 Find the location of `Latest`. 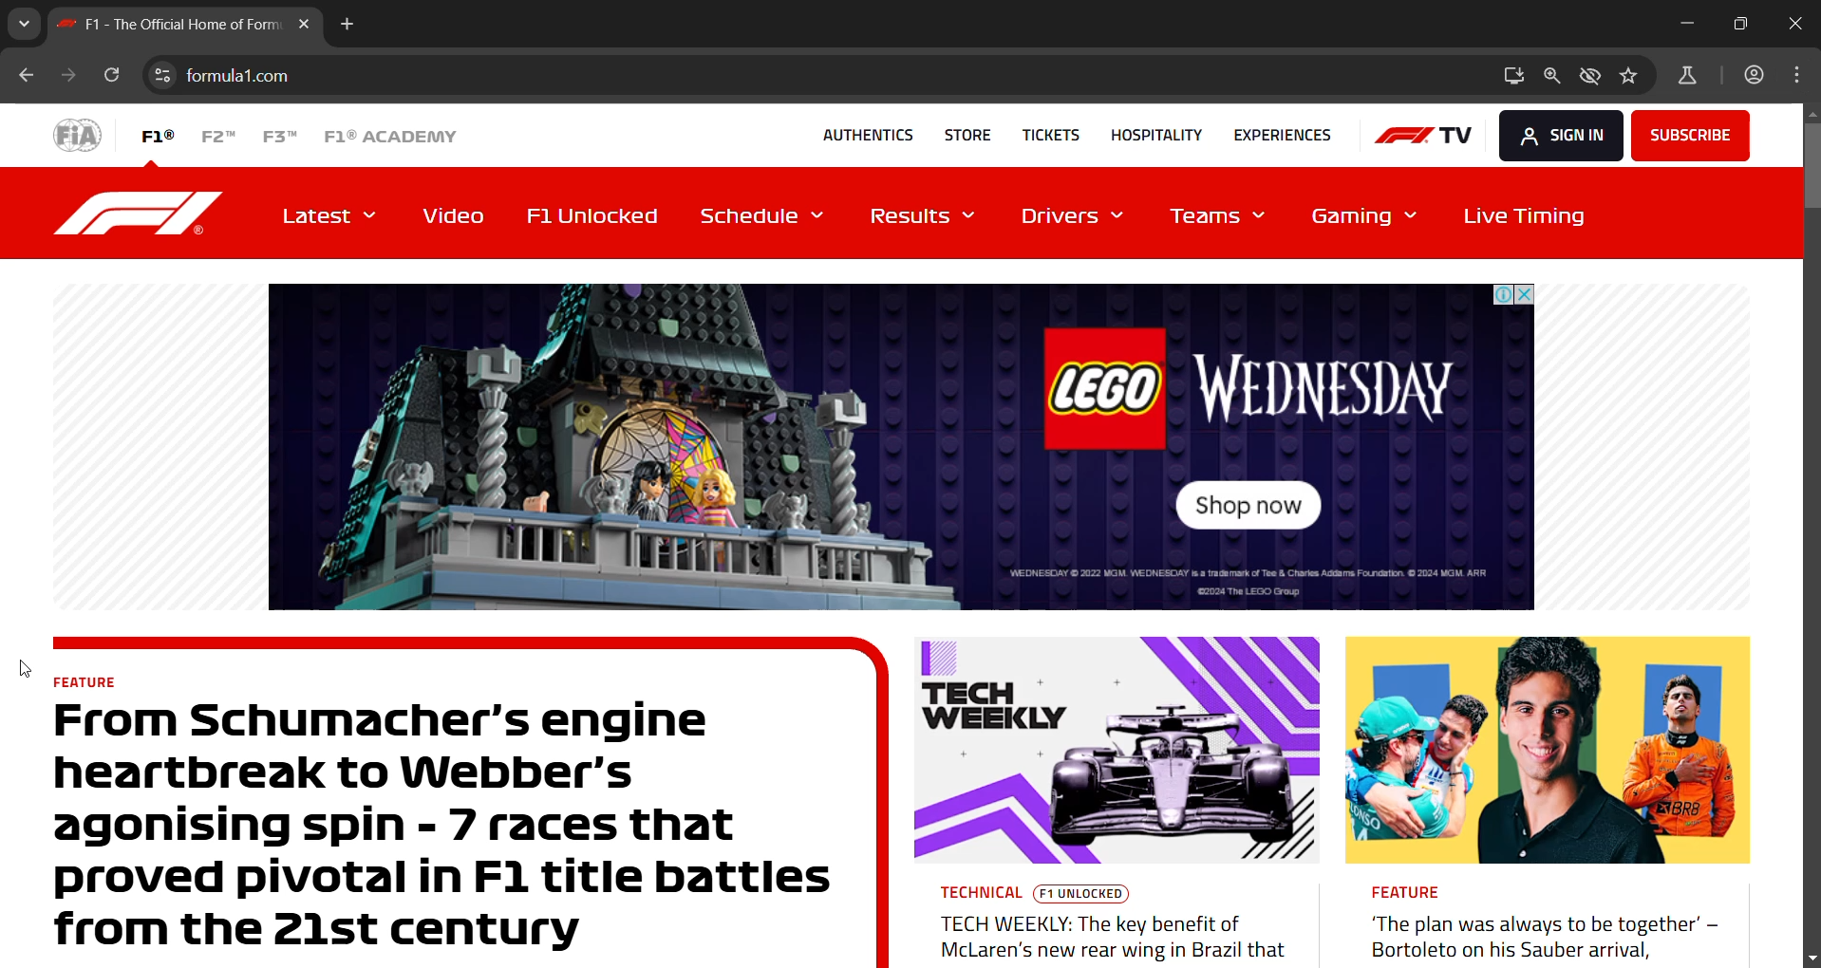

Latest is located at coordinates (333, 214).